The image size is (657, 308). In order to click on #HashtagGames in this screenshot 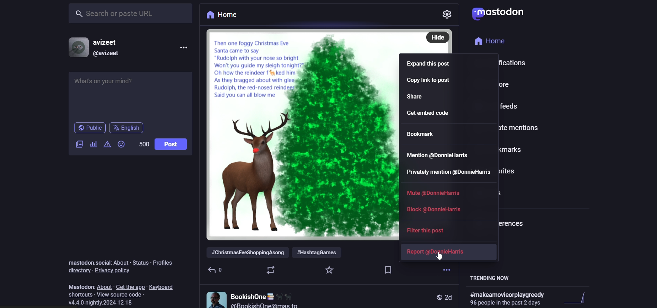, I will do `click(318, 253)`.